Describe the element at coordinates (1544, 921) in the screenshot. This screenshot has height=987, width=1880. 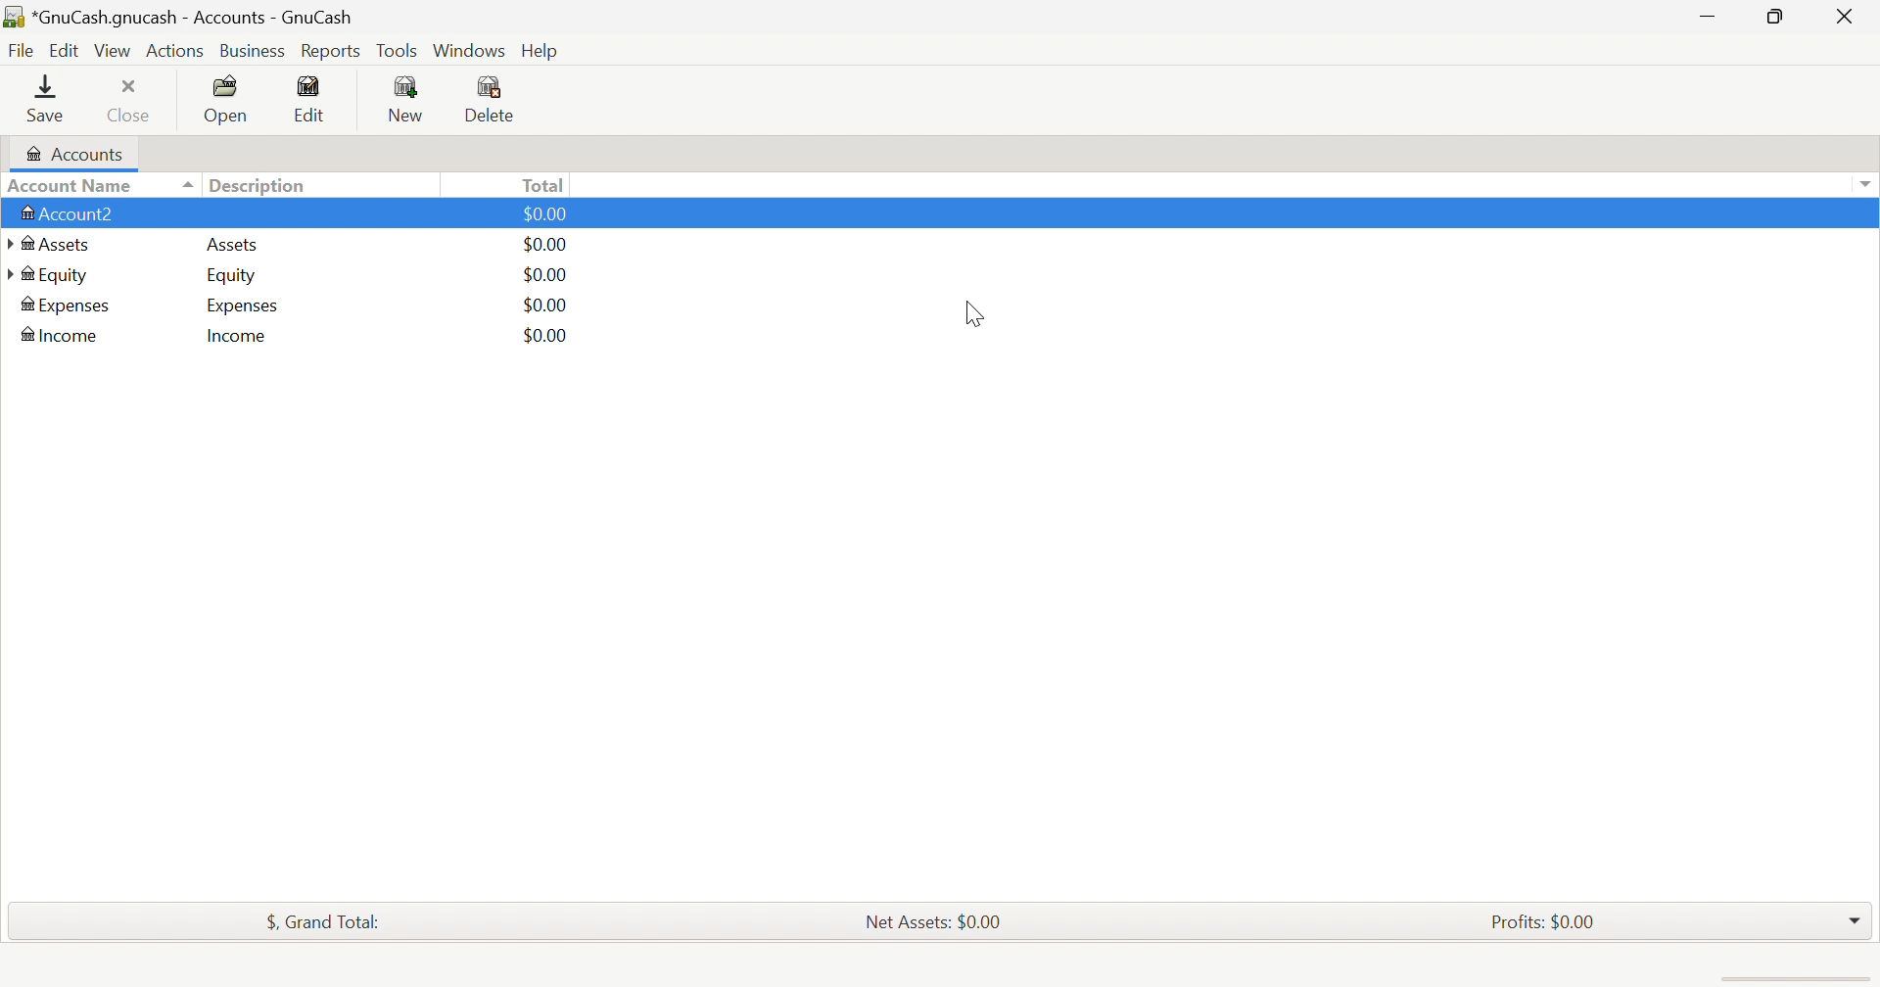
I see `Profits: $0.00` at that location.